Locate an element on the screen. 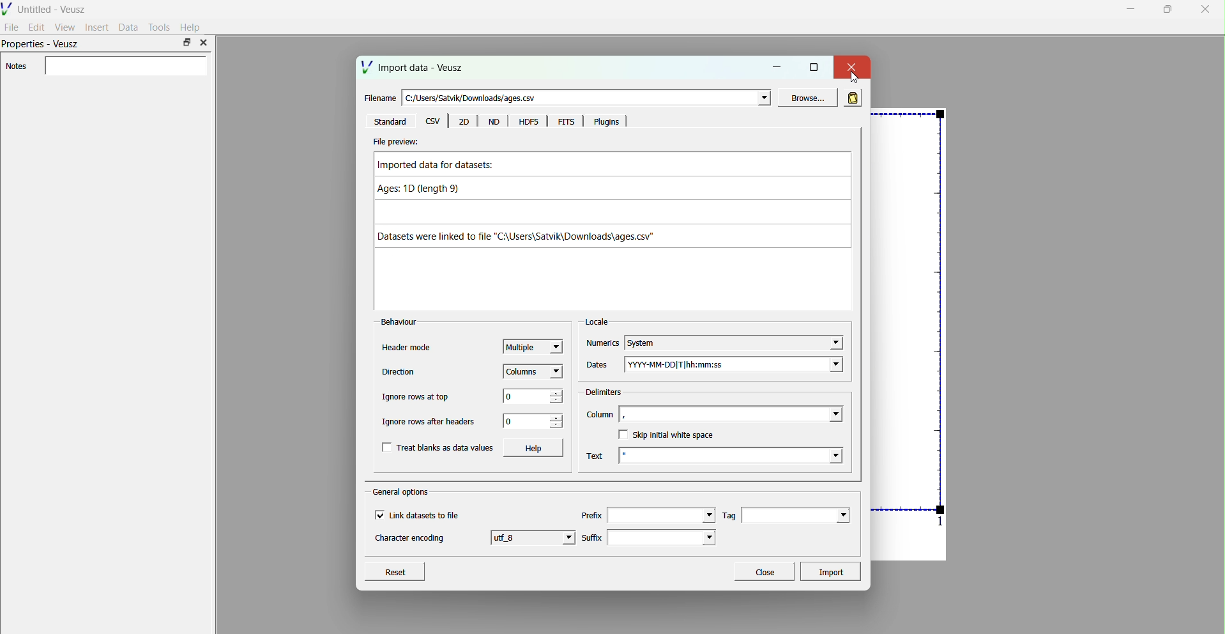 The height and width of the screenshot is (634, 1225). 0 is located at coordinates (524, 422).